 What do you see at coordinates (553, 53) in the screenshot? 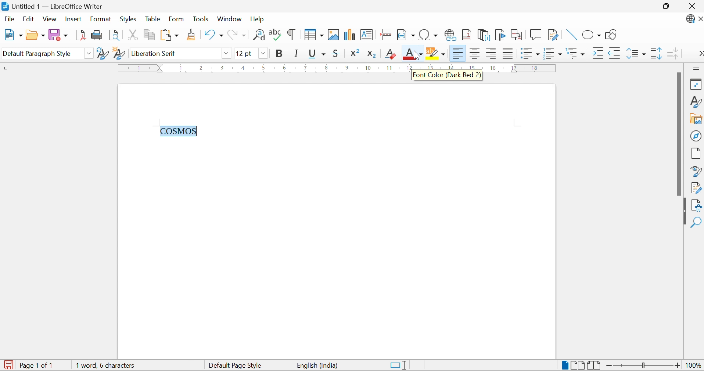
I see `Toggle Ordered List` at bounding box center [553, 53].